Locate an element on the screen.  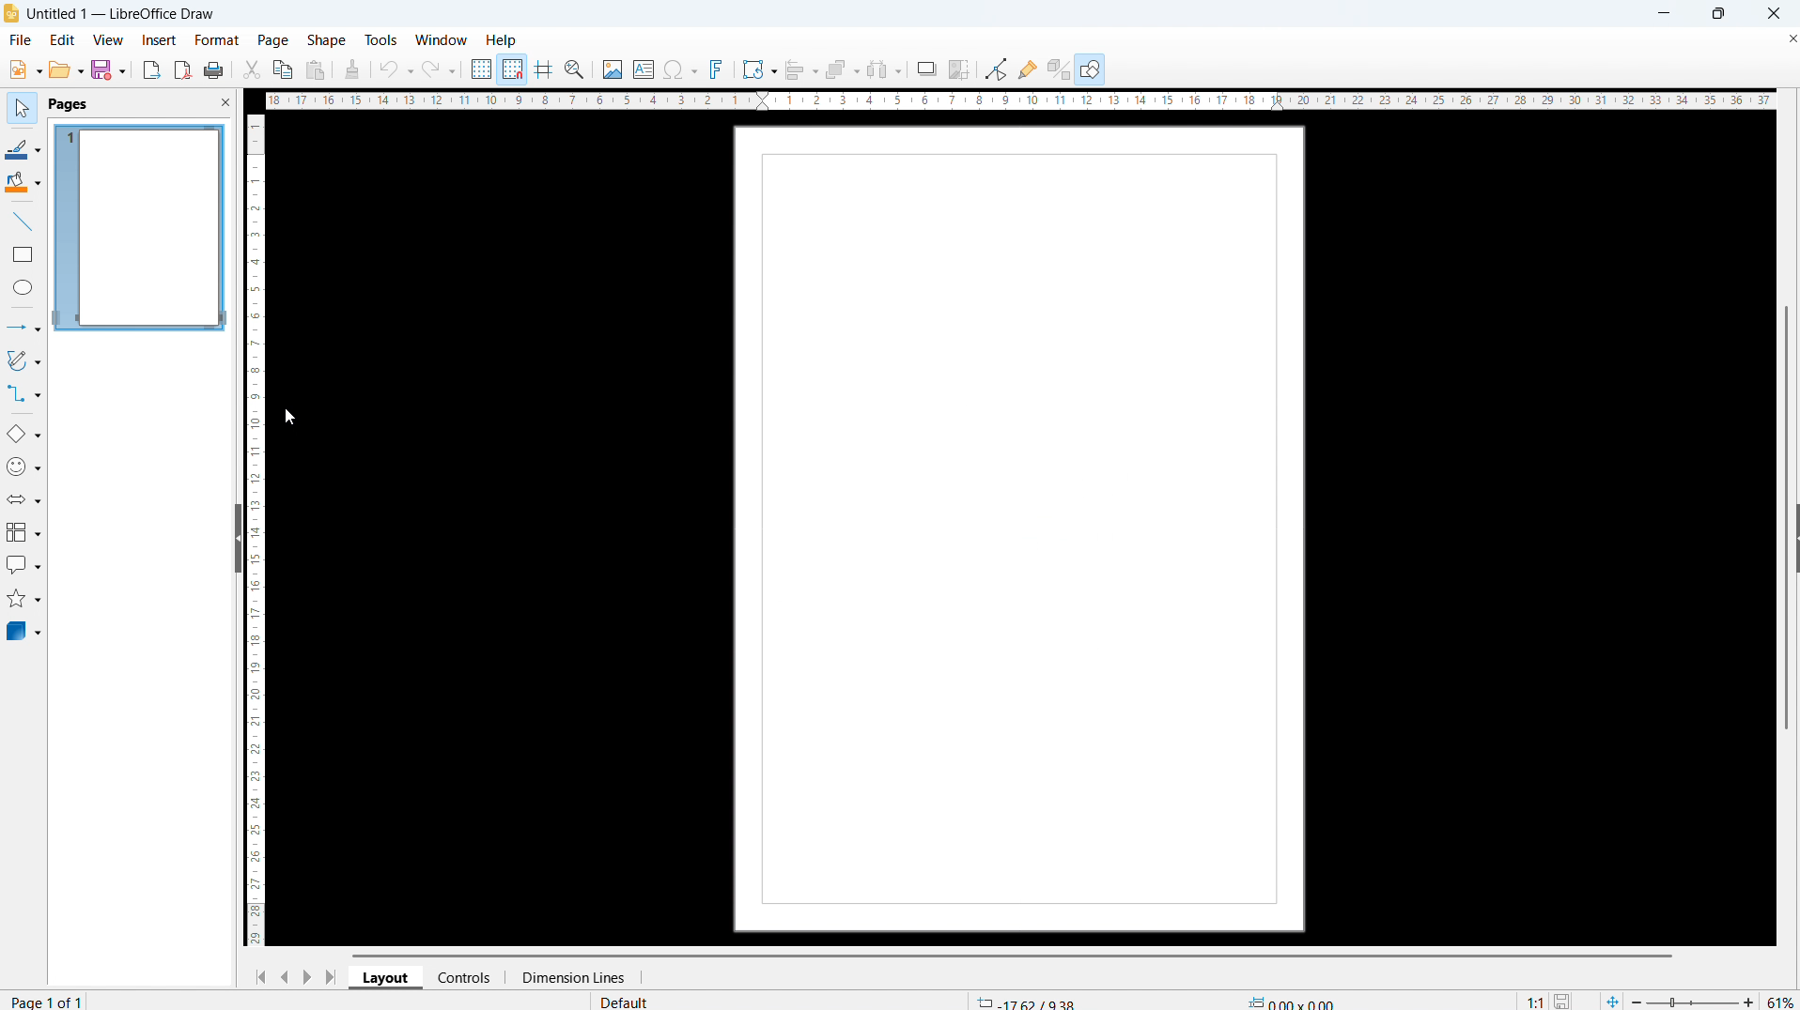
copy is located at coordinates (282, 69).